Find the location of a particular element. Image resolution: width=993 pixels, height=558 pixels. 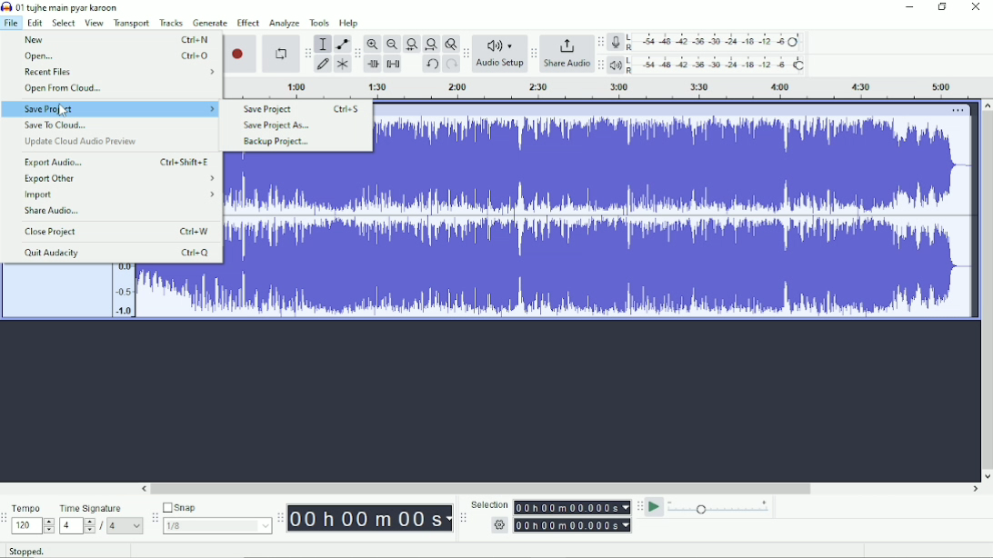

Analyze is located at coordinates (285, 23).